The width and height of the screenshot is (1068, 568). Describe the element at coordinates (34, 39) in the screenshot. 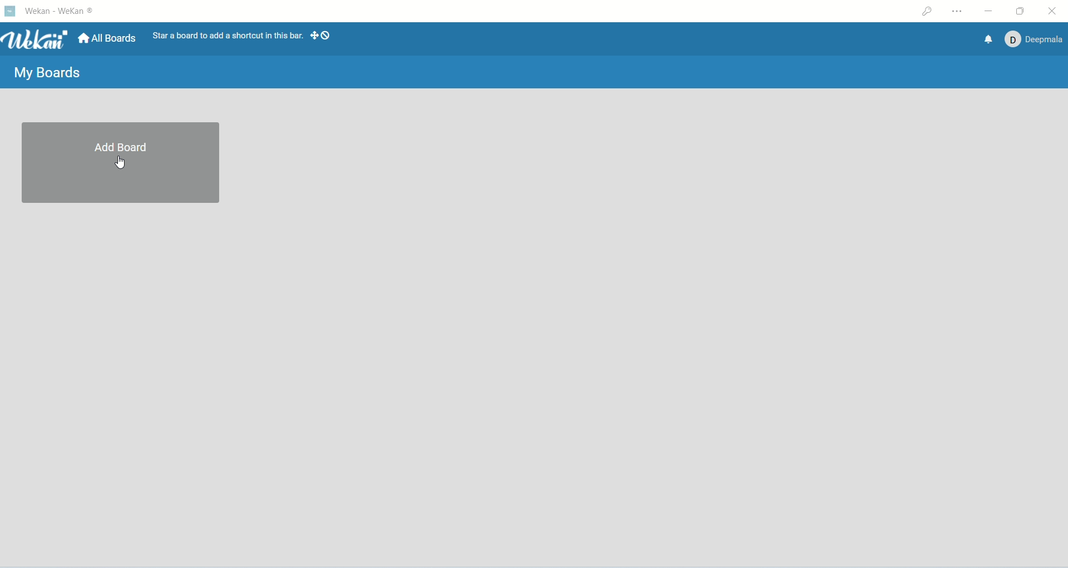

I see `Wekan logo` at that location.